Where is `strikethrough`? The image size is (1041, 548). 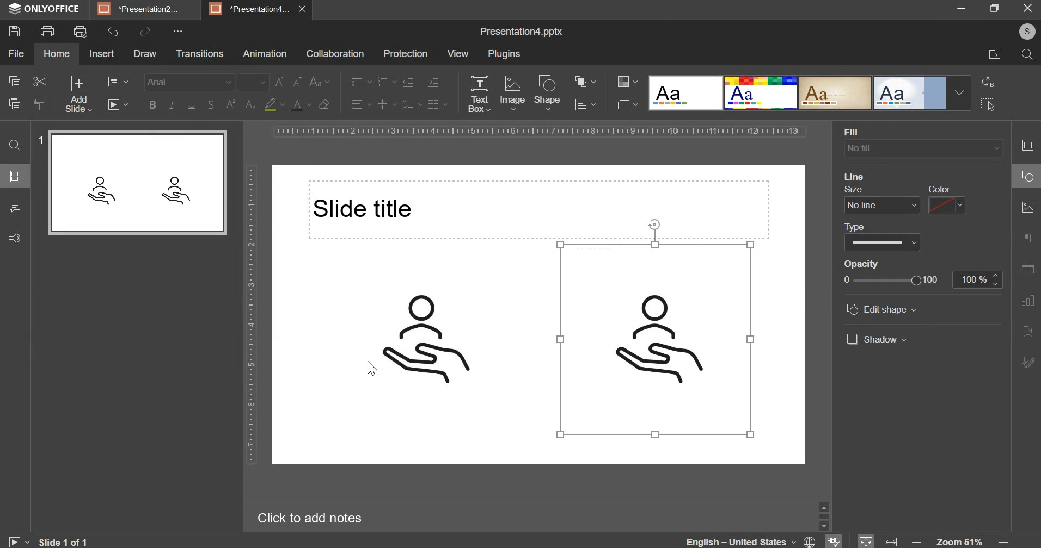 strikethrough is located at coordinates (211, 105).